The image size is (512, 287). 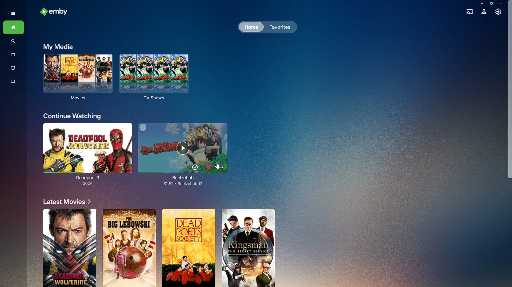 I want to click on Cast, so click(x=468, y=11).